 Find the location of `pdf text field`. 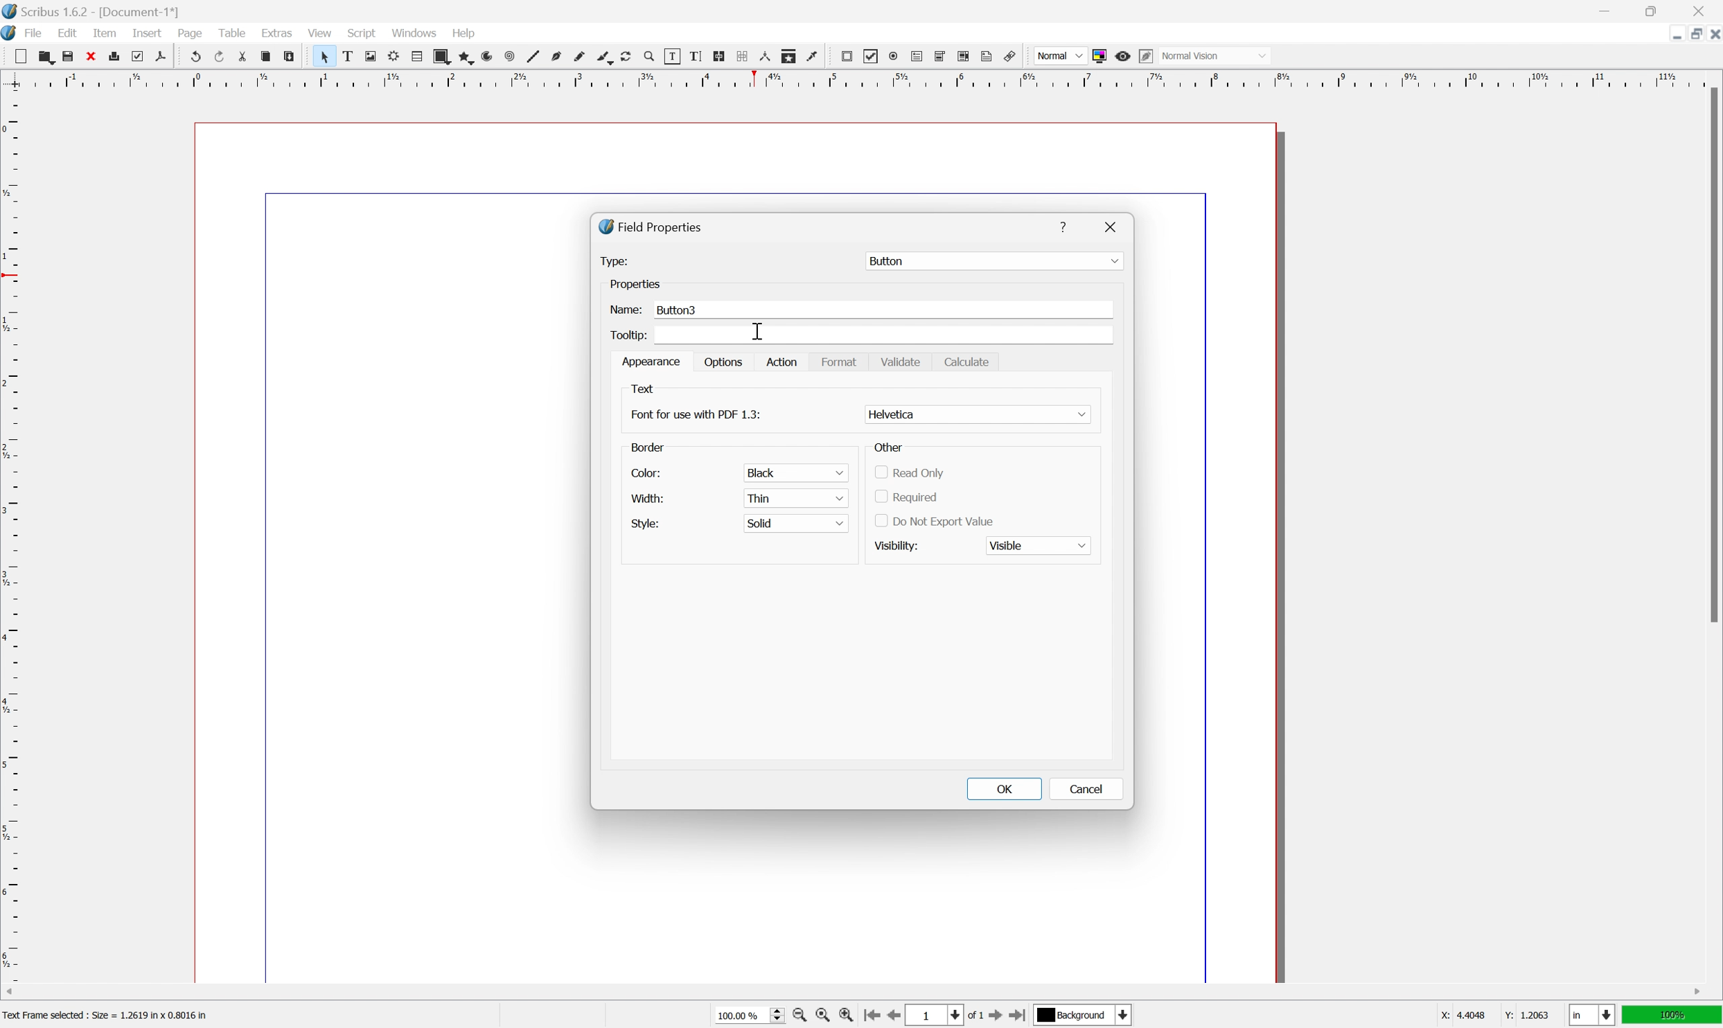

pdf text field is located at coordinates (917, 57).